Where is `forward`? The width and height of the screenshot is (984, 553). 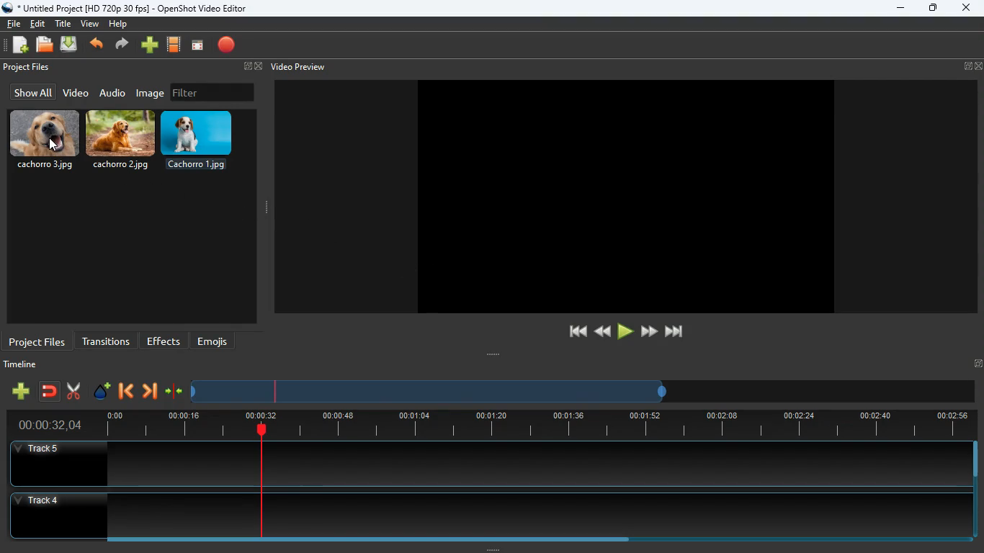
forward is located at coordinates (149, 392).